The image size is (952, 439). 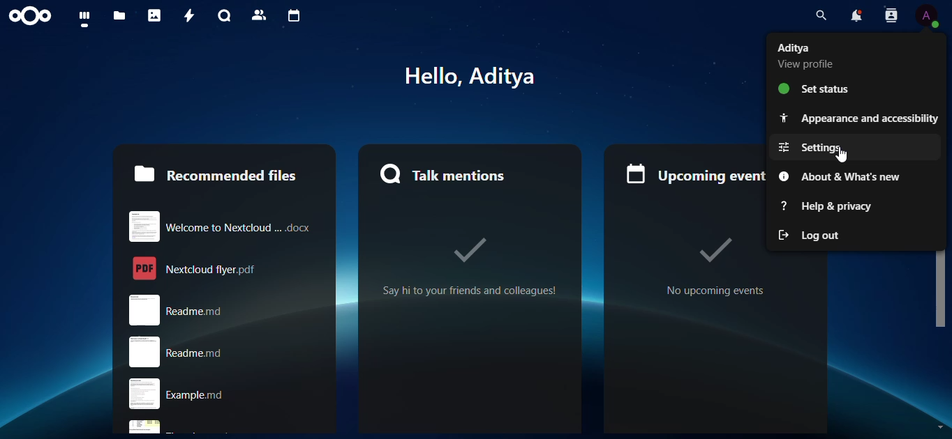 What do you see at coordinates (447, 174) in the screenshot?
I see `talk mentions` at bounding box center [447, 174].